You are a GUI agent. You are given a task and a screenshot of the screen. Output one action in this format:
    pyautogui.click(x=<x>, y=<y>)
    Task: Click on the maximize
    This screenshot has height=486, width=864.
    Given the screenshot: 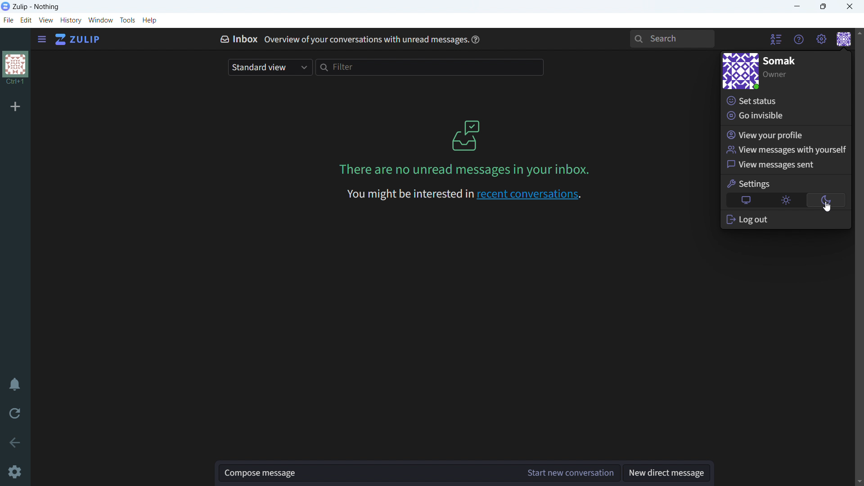 What is the action you would take?
    pyautogui.click(x=825, y=7)
    